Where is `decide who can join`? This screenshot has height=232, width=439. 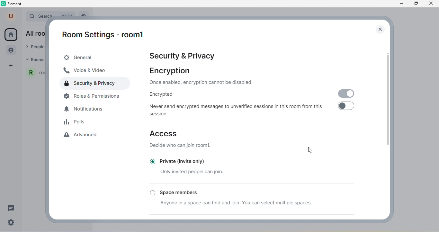 decide who can join is located at coordinates (181, 147).